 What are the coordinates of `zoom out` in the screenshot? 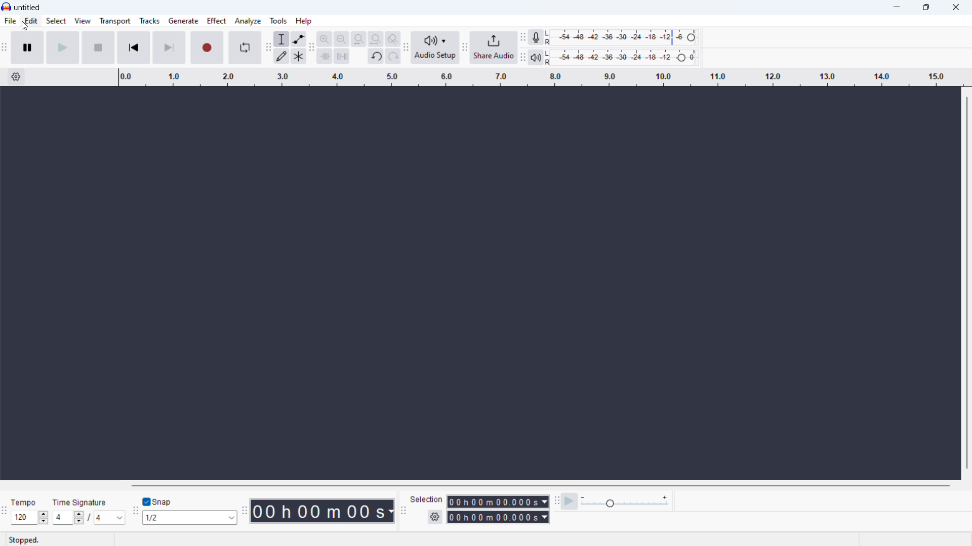 It's located at (342, 39).